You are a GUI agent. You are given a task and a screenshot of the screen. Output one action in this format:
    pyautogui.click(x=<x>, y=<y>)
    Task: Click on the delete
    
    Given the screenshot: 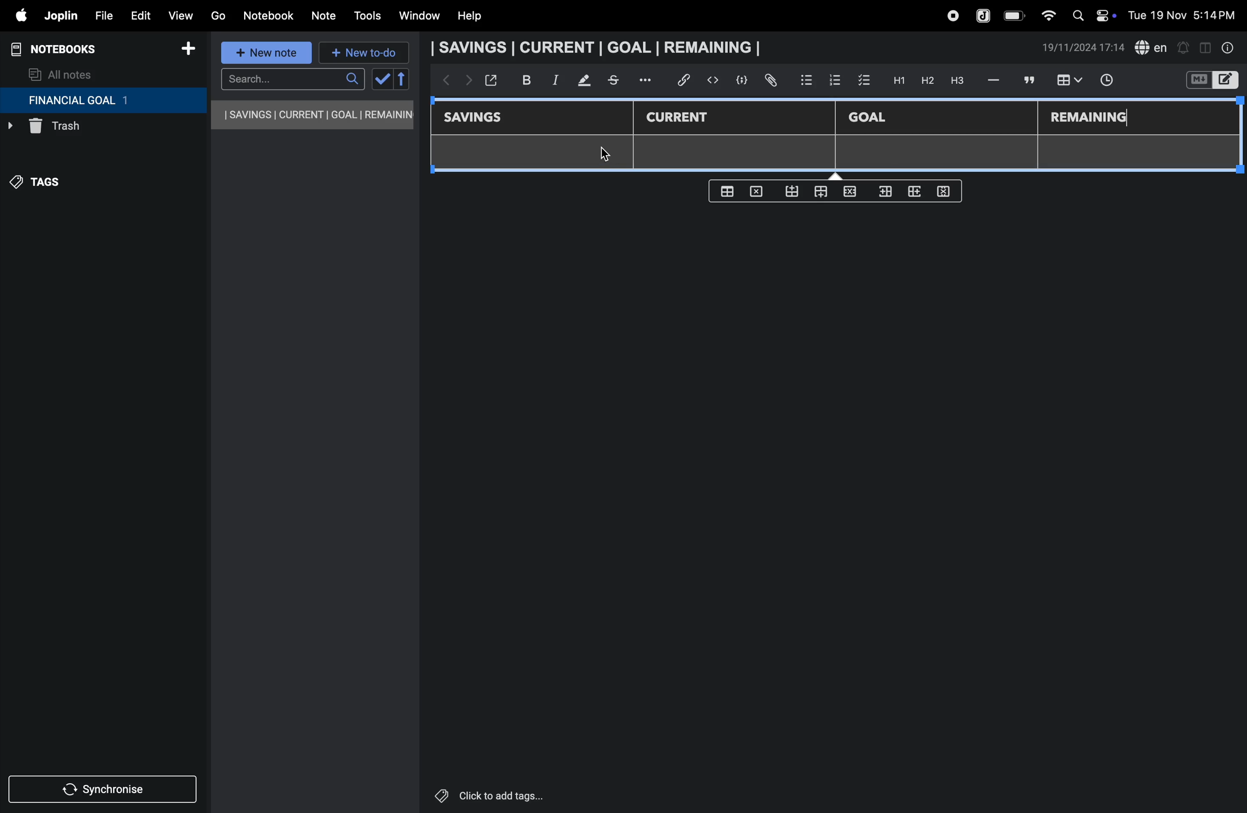 What is the action you would take?
    pyautogui.click(x=759, y=191)
    